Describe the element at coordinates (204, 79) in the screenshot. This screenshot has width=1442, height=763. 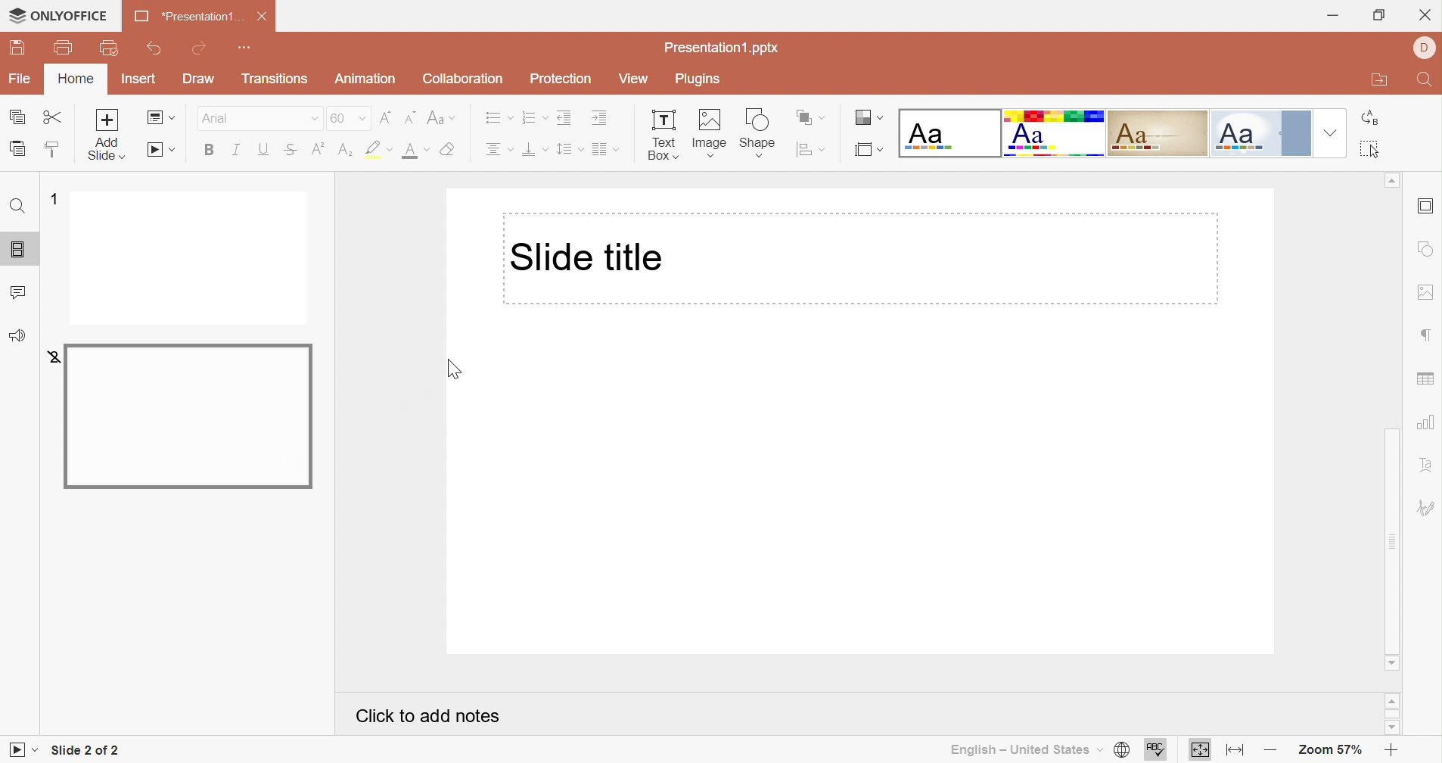
I see `Draw` at that location.